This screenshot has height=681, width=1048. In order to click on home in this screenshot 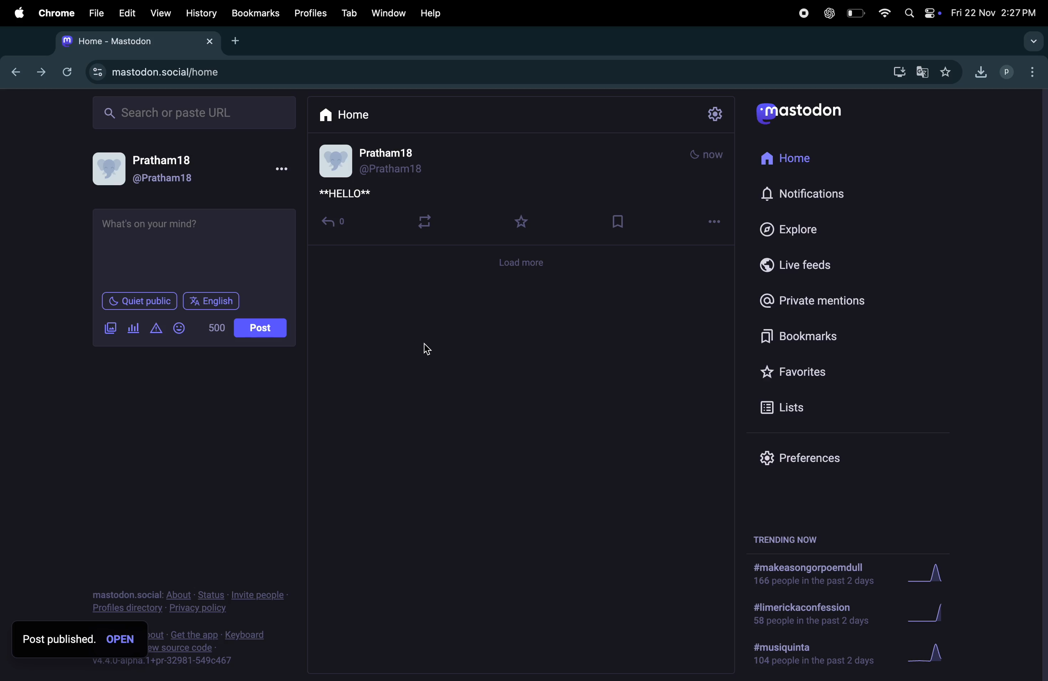, I will do `click(354, 114)`.